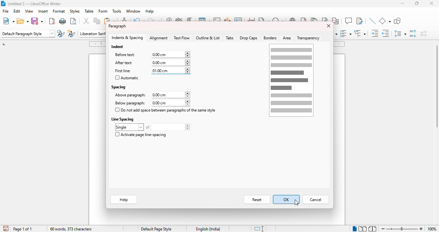  I want to click on zoom out, so click(383, 229).